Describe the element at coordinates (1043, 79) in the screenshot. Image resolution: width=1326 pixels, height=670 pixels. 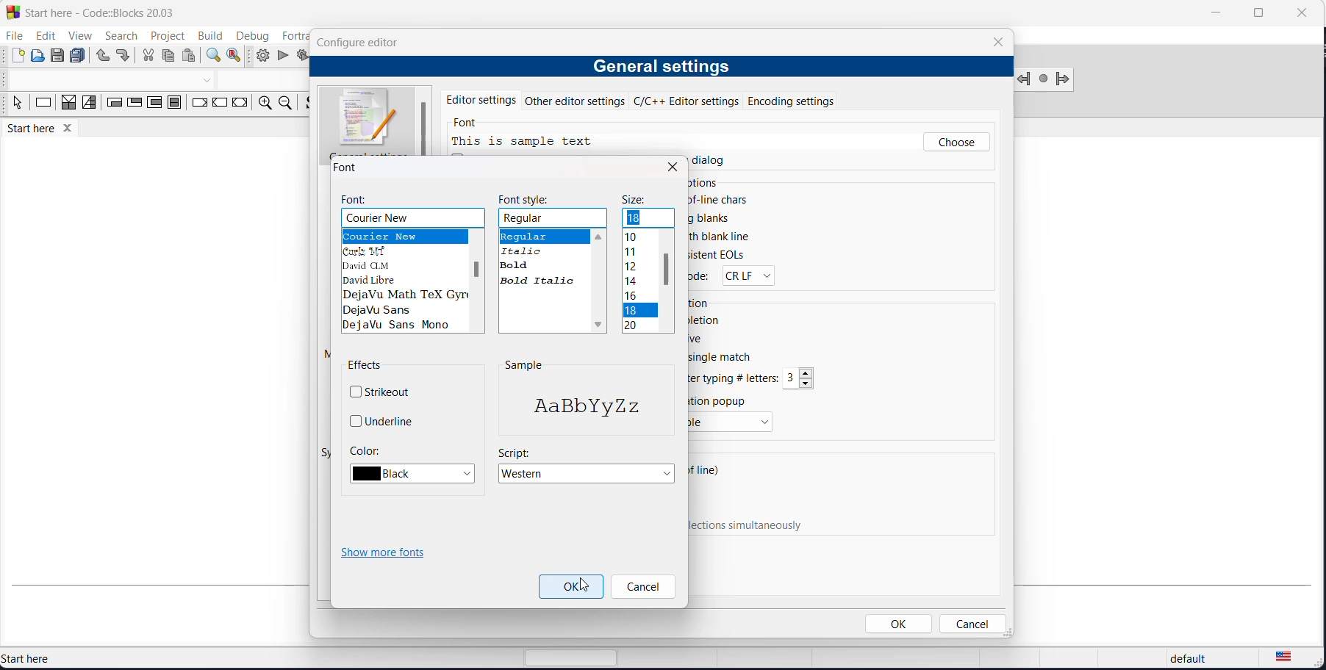
I see `jump next` at that location.